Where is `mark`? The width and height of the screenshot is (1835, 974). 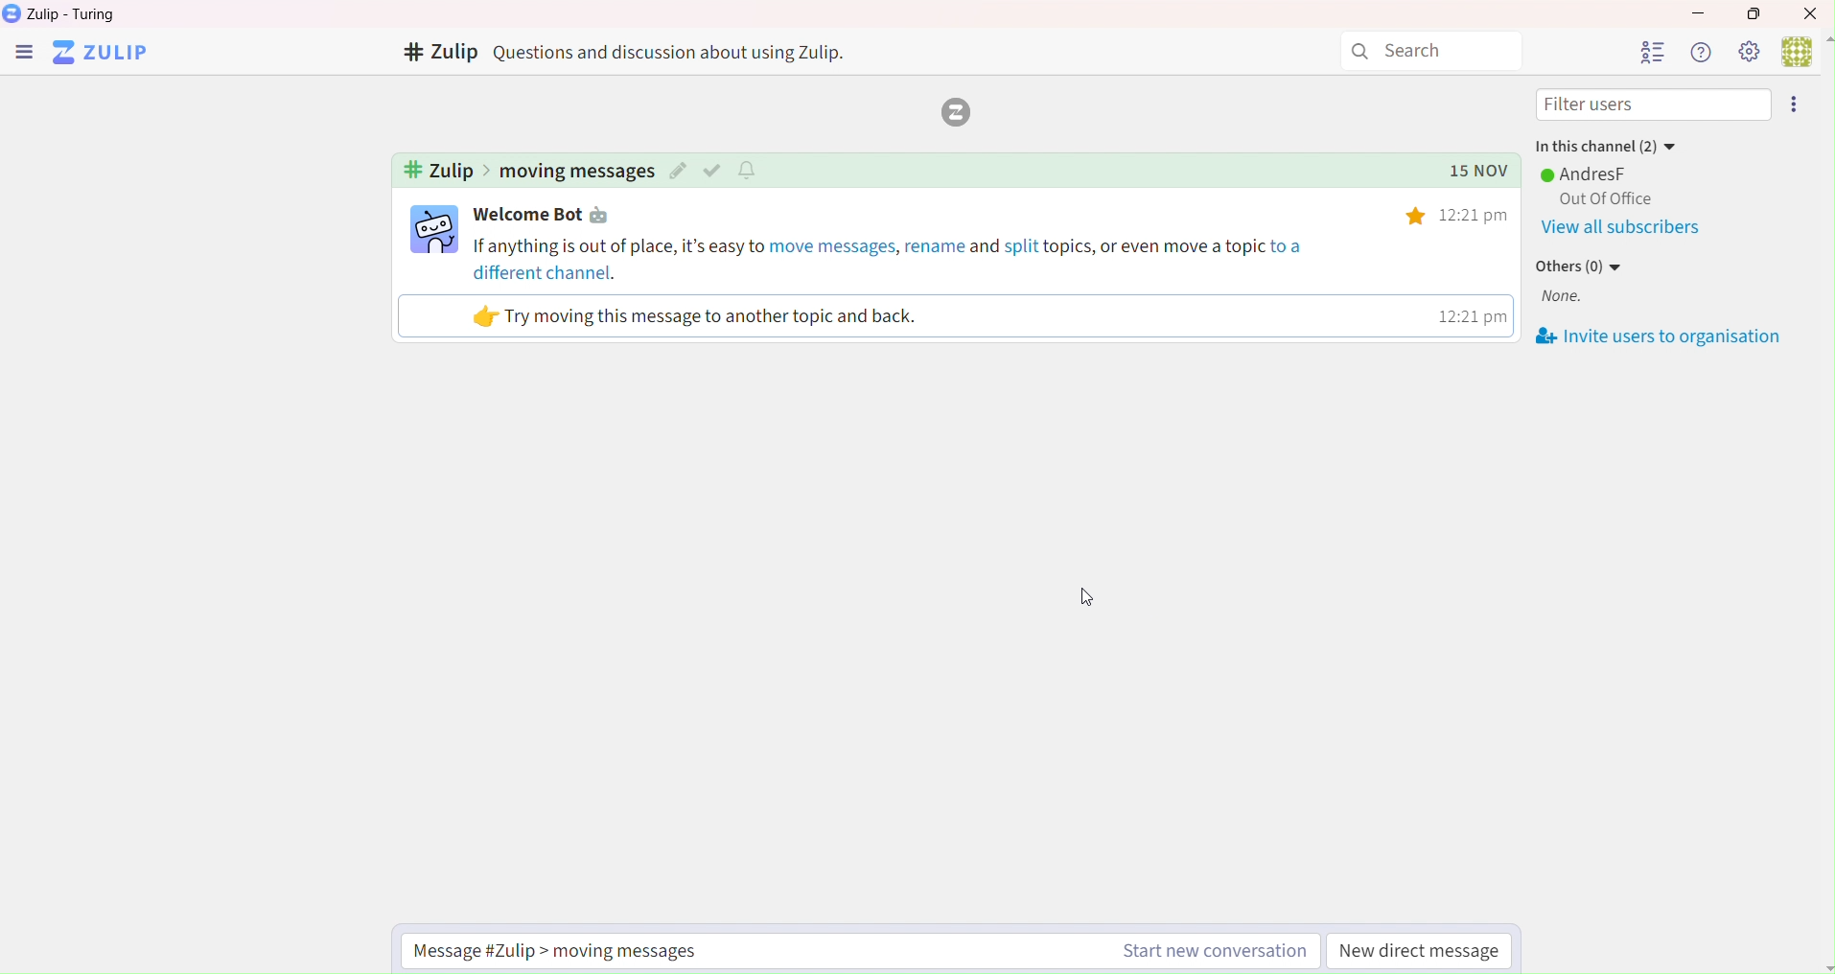
mark is located at coordinates (715, 170).